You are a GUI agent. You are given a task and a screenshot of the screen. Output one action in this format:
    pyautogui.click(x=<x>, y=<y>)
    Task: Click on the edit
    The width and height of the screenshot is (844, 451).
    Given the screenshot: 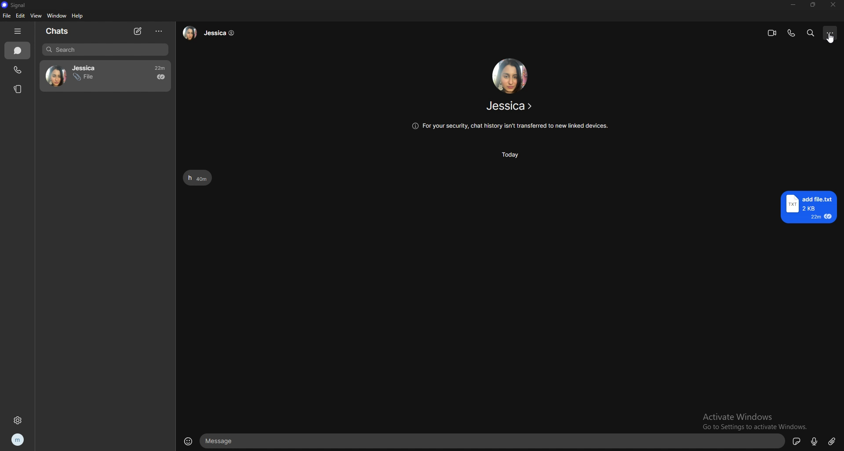 What is the action you would take?
    pyautogui.click(x=20, y=15)
    